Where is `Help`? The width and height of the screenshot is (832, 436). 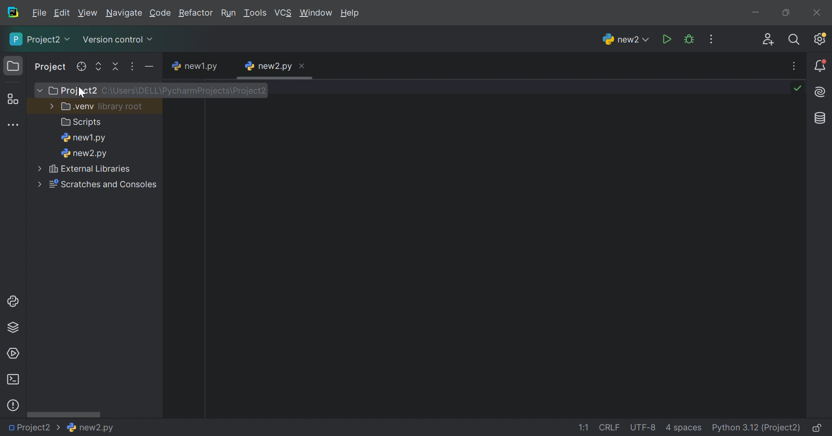
Help is located at coordinates (348, 12).